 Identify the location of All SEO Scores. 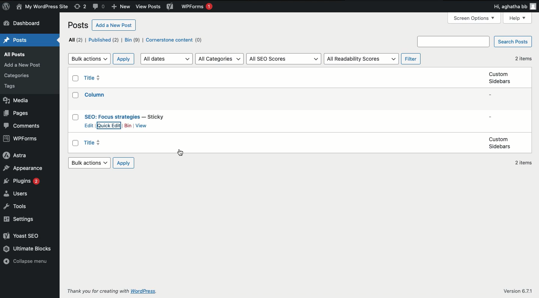
(284, 59).